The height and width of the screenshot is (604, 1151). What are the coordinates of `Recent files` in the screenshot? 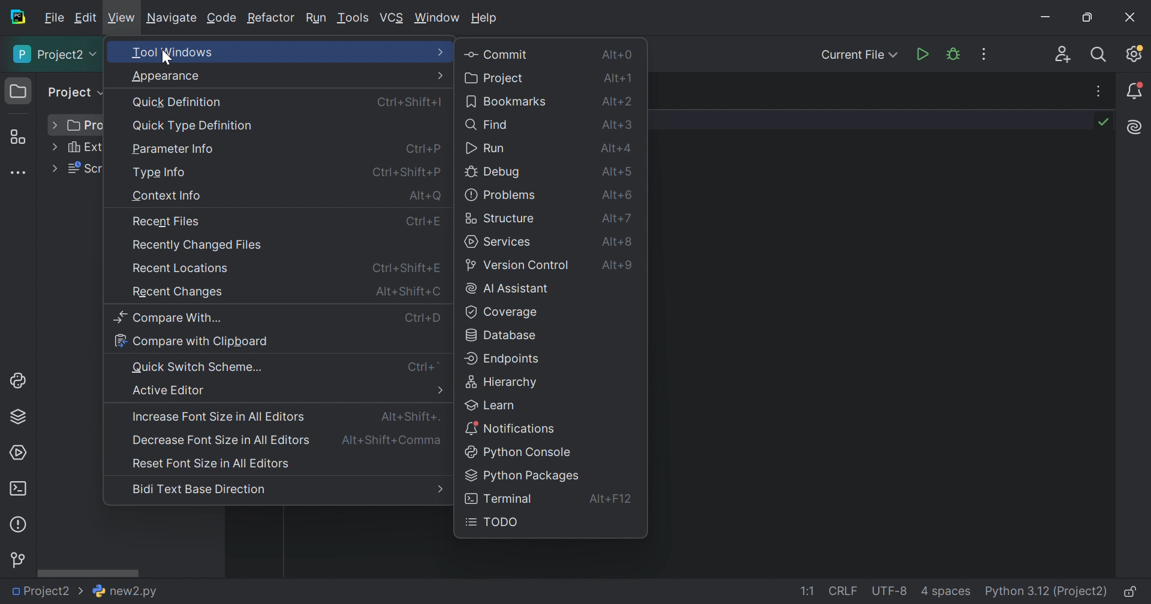 It's located at (169, 221).